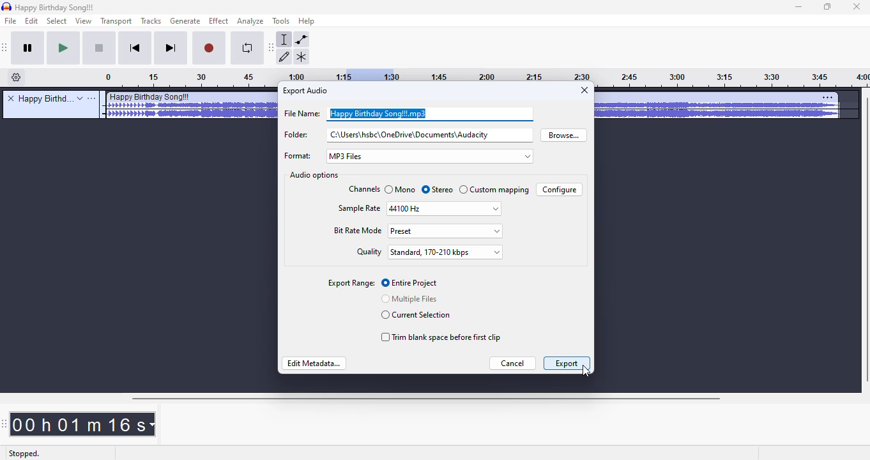  I want to click on help, so click(307, 20).